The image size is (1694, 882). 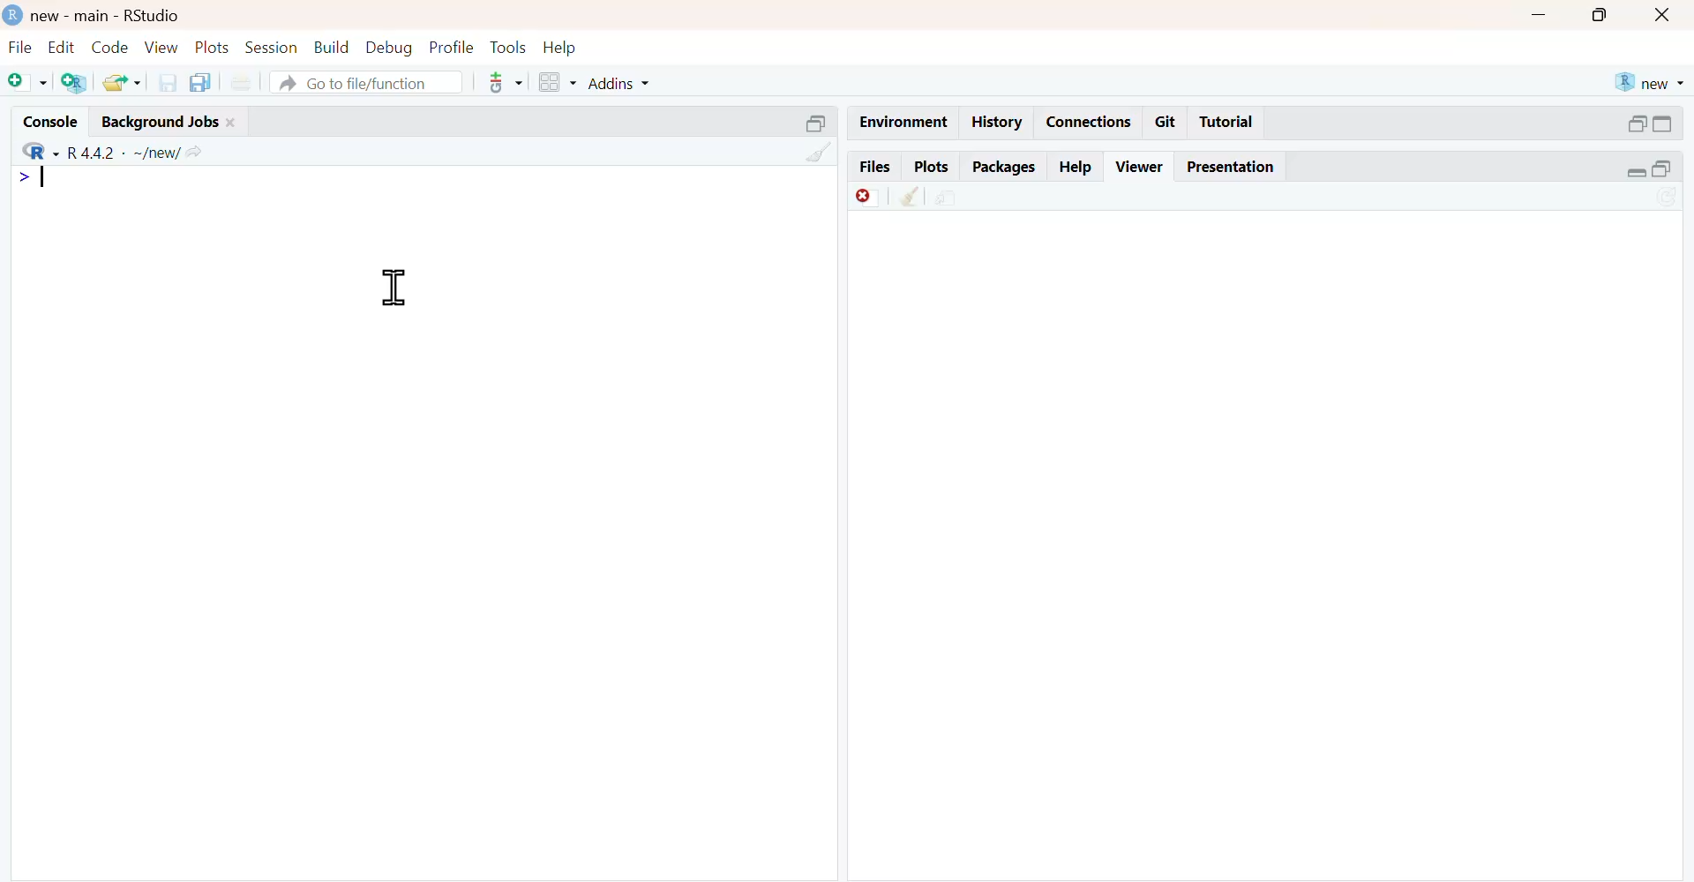 I want to click on close, so click(x=232, y=123).